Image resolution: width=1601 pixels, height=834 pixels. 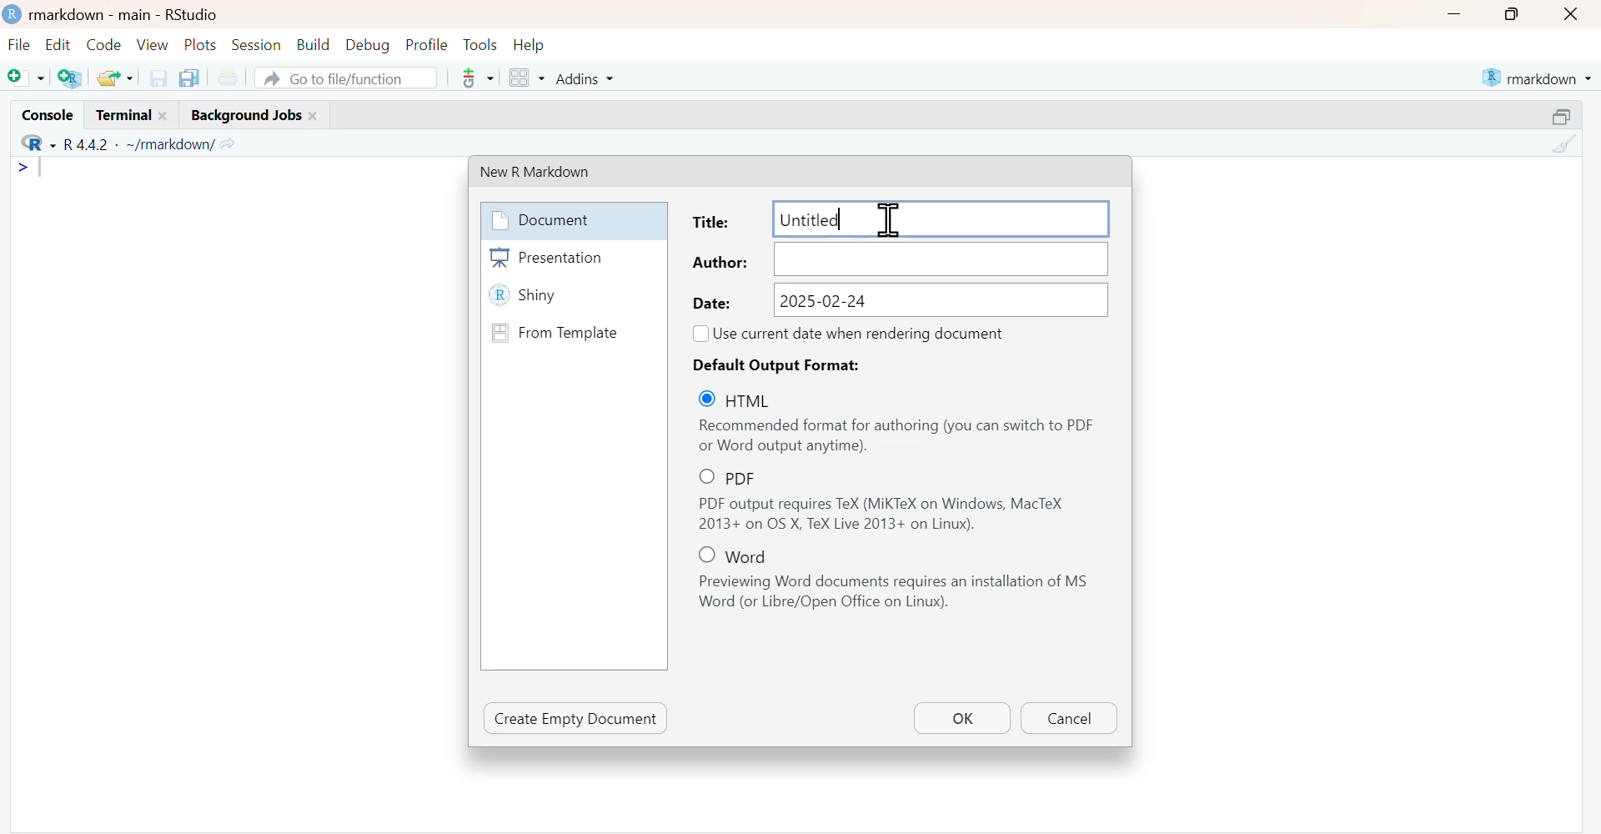 I want to click on Recommended format for authoring (you can switch to PD
or Word output anytime)., so click(x=897, y=436).